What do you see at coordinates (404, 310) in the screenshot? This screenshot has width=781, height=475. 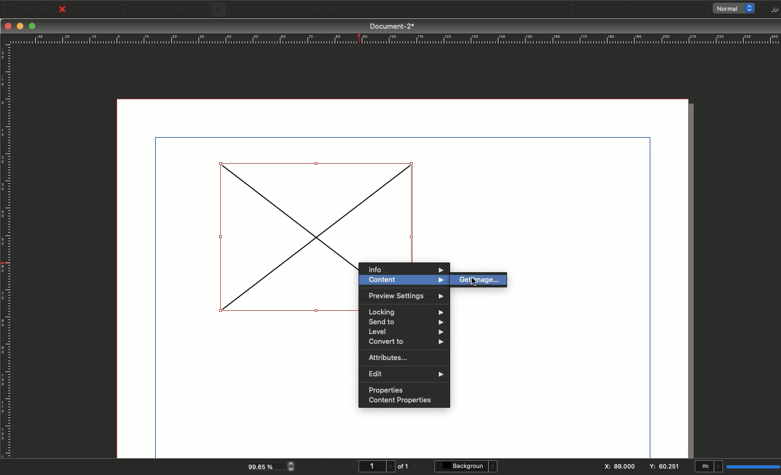 I see `Locking` at bounding box center [404, 310].